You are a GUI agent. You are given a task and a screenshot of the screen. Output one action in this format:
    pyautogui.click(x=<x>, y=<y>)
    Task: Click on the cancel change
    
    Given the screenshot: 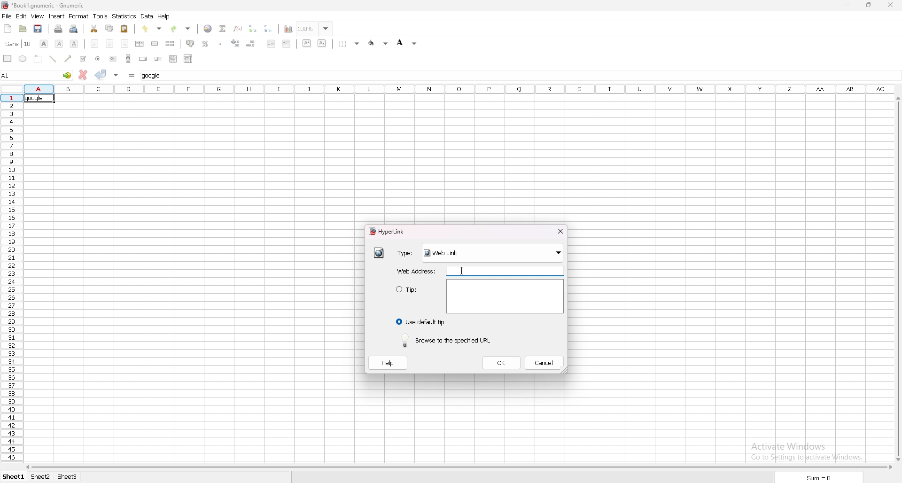 What is the action you would take?
    pyautogui.click(x=83, y=75)
    